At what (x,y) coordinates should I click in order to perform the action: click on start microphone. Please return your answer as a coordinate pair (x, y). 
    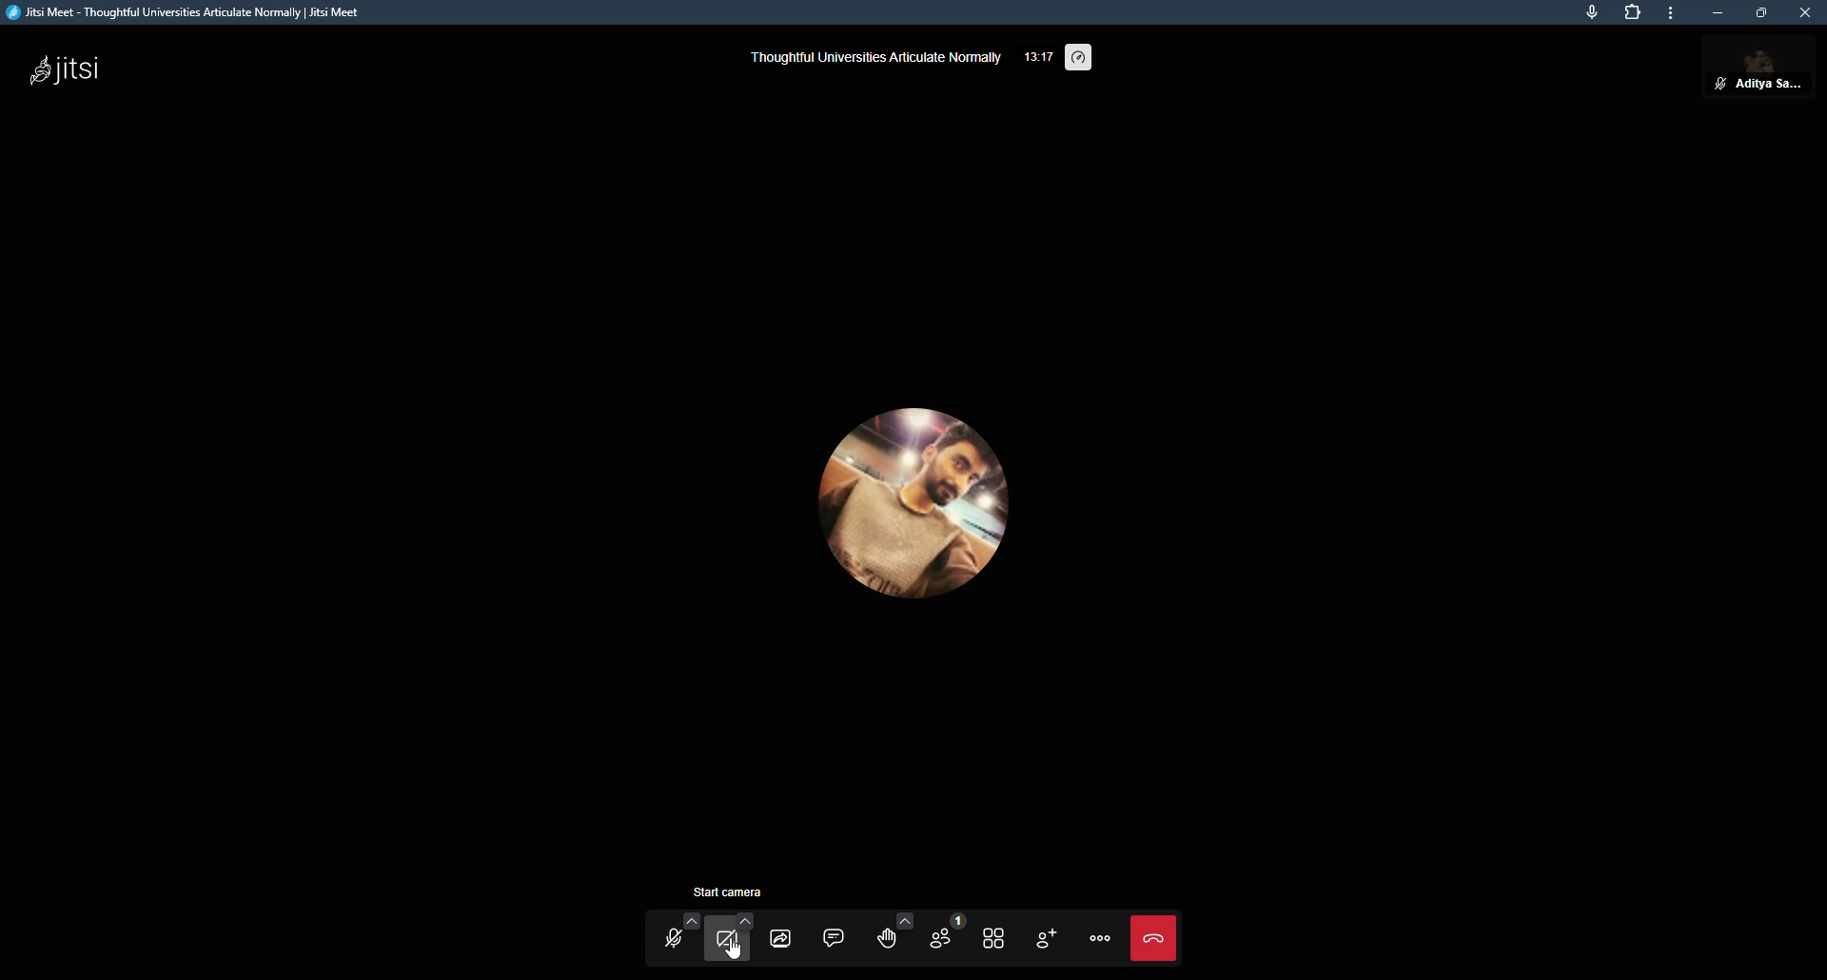
    Looking at the image, I should click on (676, 937).